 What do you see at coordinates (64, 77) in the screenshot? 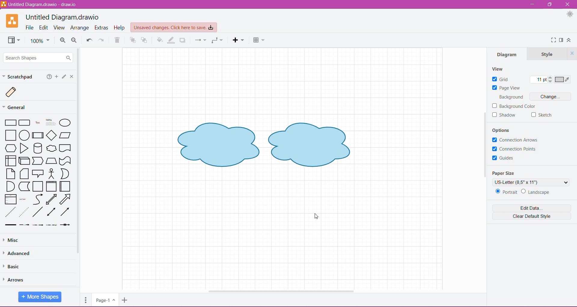
I see `Click or drag and drop shapes` at bounding box center [64, 77].